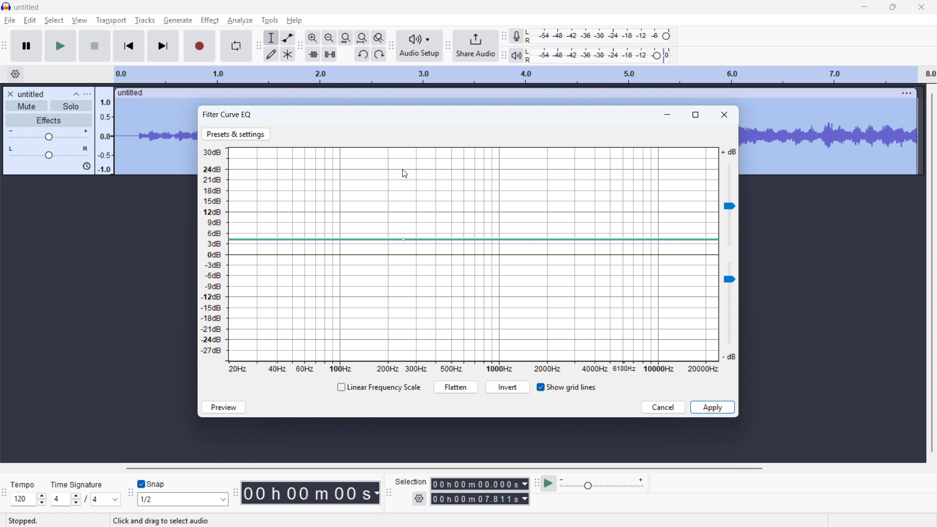  Describe the element at coordinates (730, 206) in the screenshot. I see `Slider to change amplitude ` at that location.